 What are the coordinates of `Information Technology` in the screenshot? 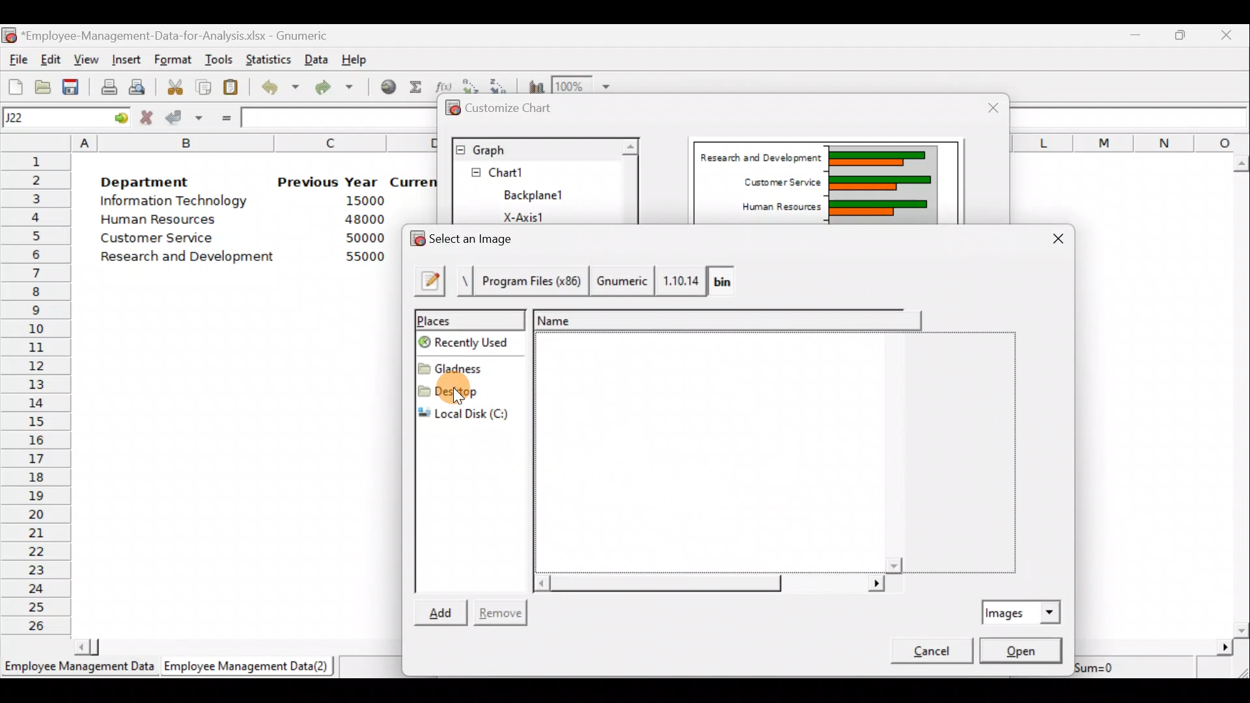 It's located at (174, 203).